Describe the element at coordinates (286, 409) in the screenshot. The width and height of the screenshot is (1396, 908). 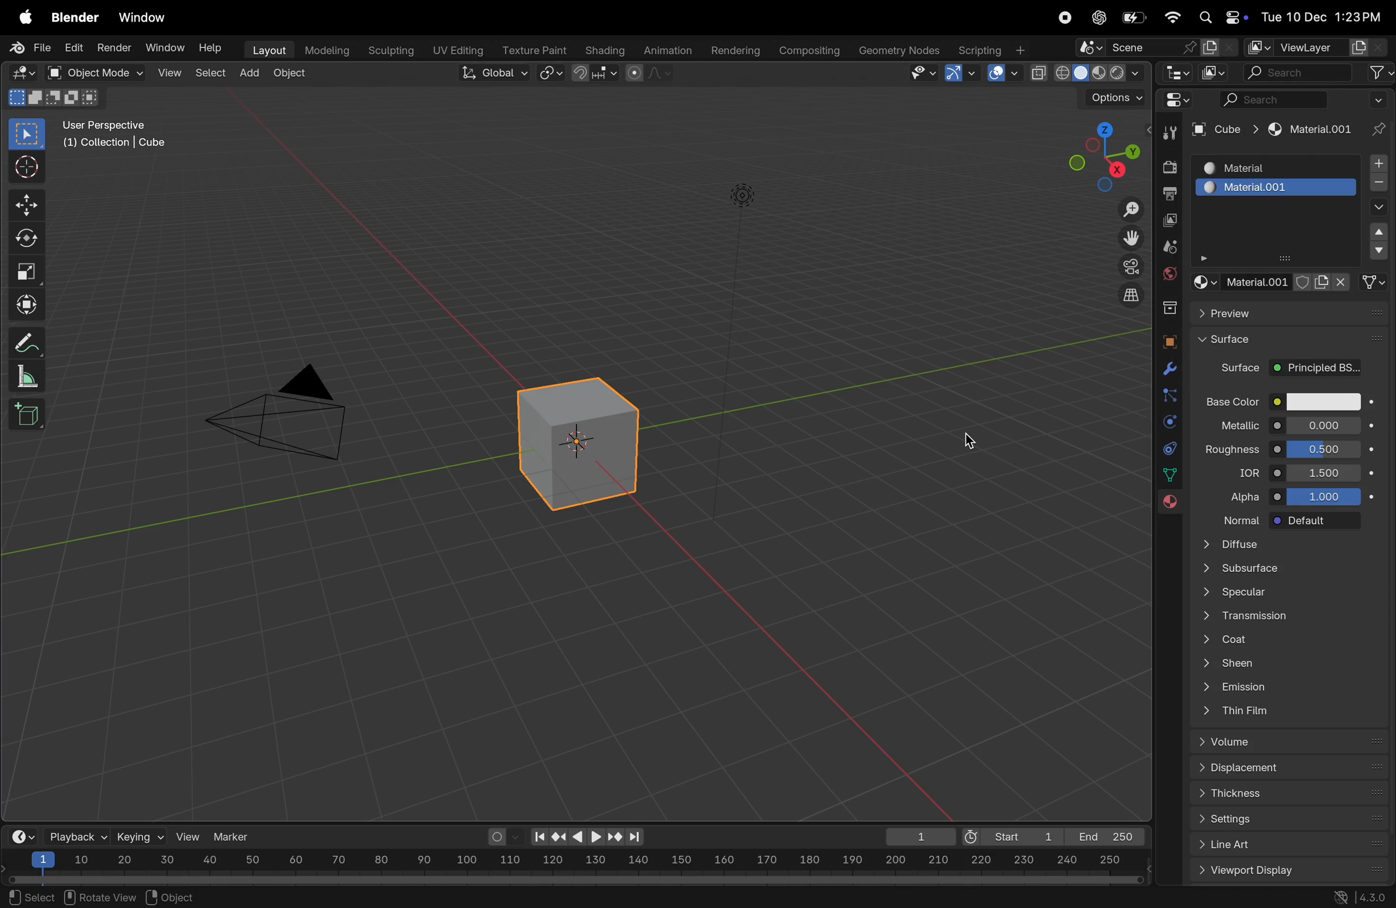
I see `camera view ` at that location.